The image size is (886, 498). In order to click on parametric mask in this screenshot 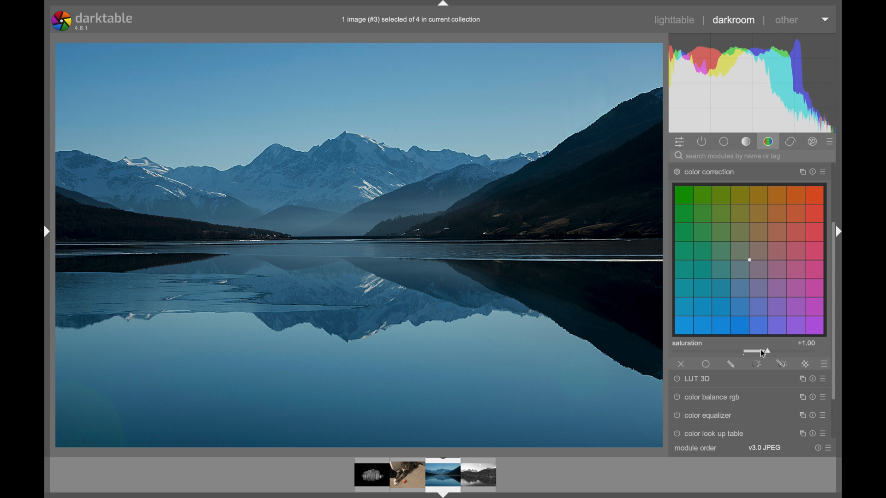, I will do `click(756, 364)`.